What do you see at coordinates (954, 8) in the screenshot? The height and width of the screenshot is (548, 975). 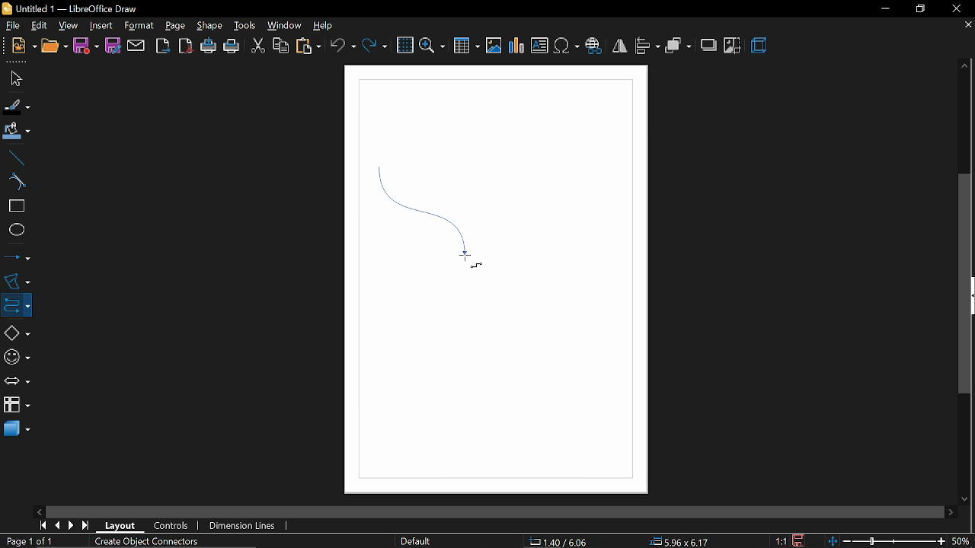 I see `close` at bounding box center [954, 8].